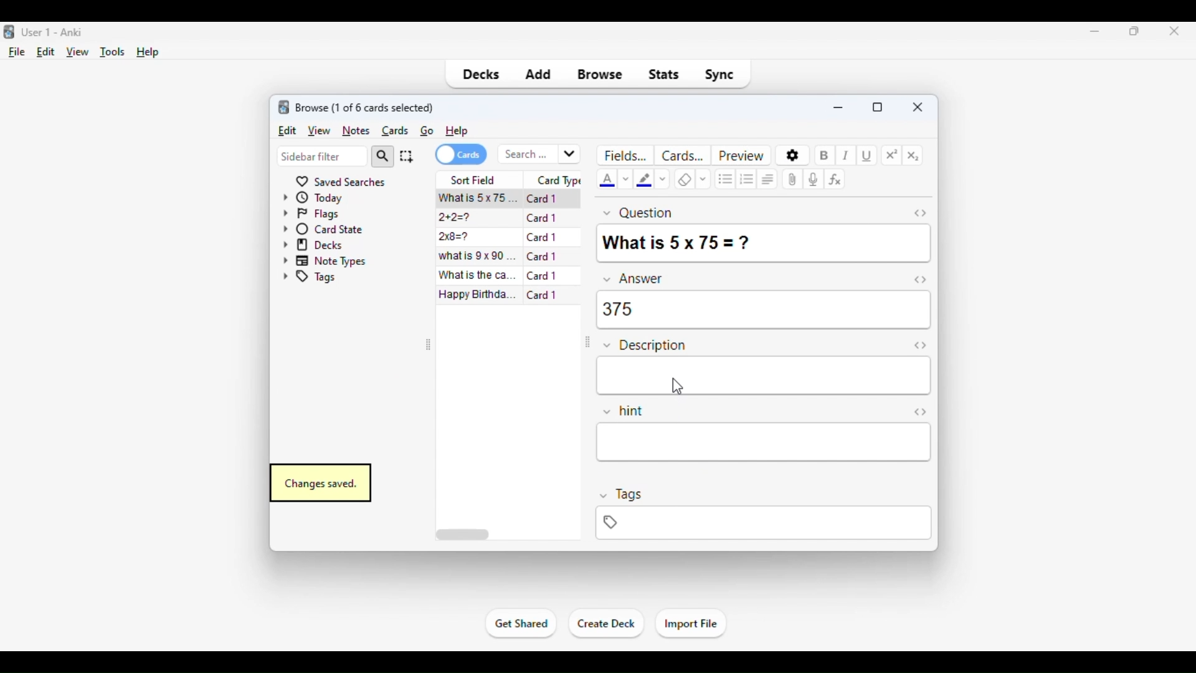 Image resolution: width=1196 pixels, height=673 pixels. I want to click on attach pictures/audio/video, so click(794, 179).